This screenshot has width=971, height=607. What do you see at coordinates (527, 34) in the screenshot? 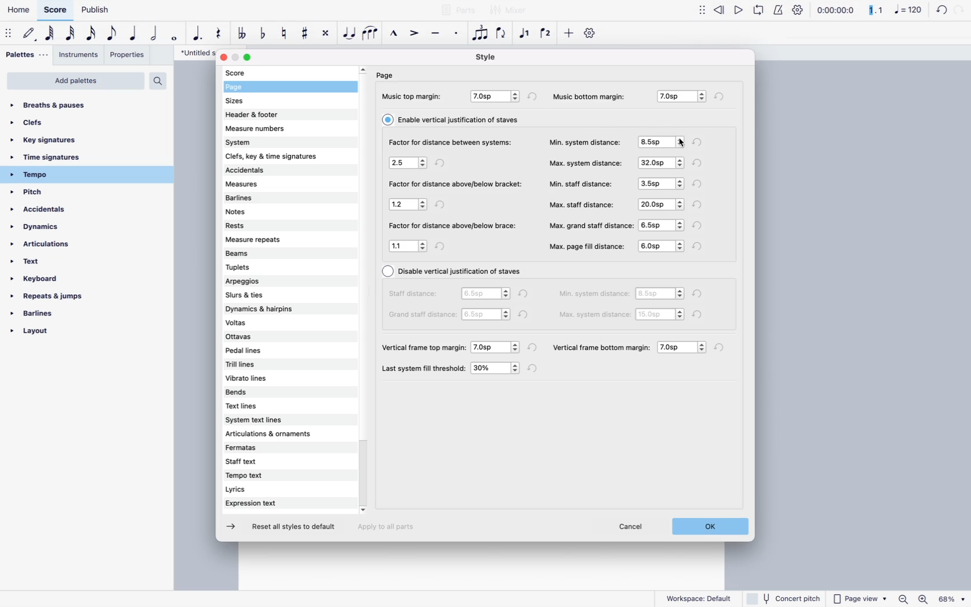
I see `voice 1` at bounding box center [527, 34].